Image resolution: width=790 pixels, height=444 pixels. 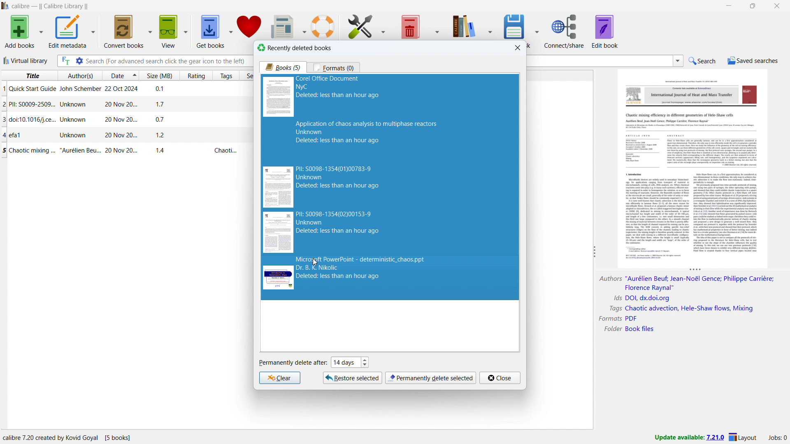 I want to click on permanently delete selection, so click(x=430, y=378).